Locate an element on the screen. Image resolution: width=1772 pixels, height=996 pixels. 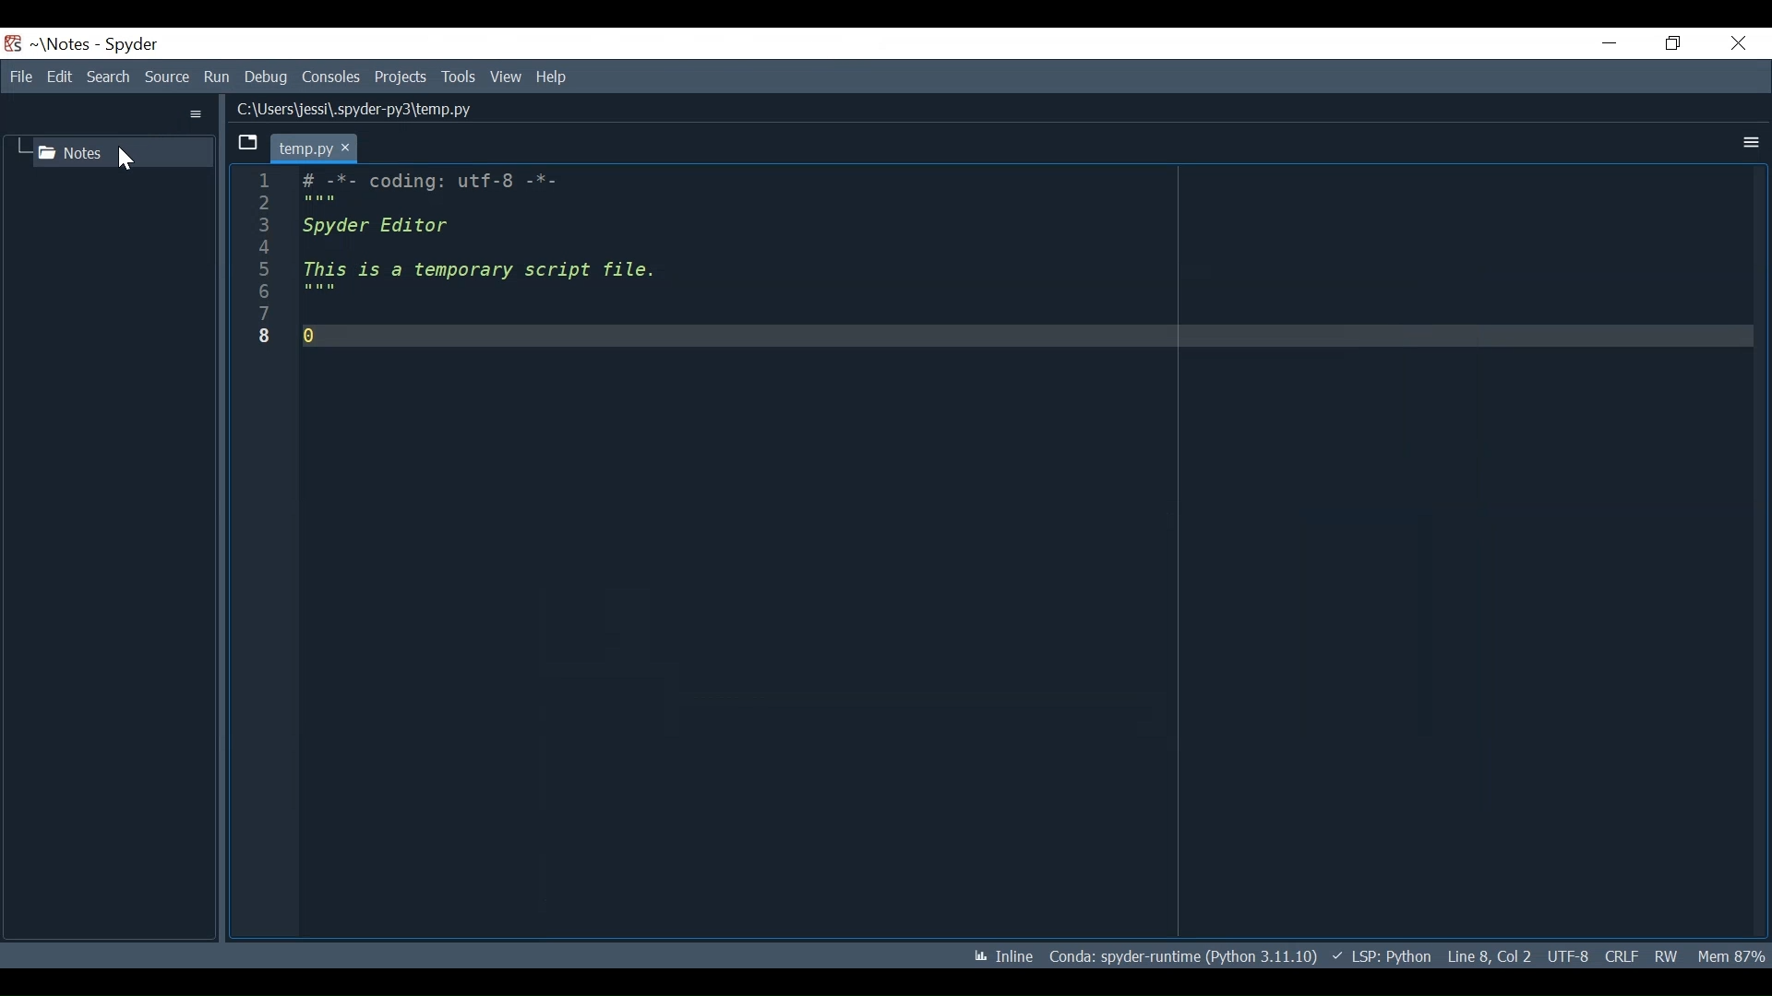
Tools is located at coordinates (458, 78).